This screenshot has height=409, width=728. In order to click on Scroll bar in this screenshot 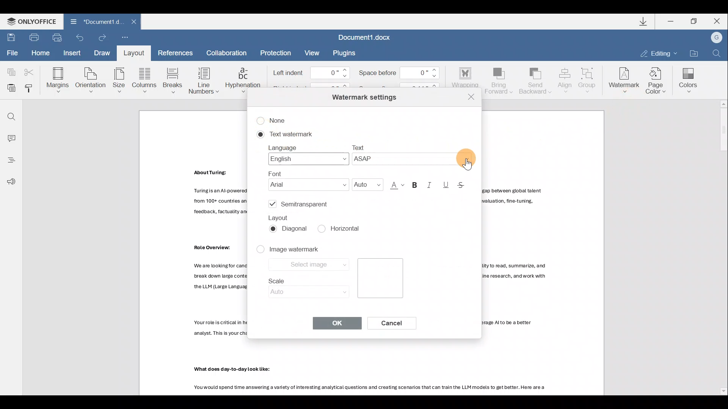, I will do `click(720, 247)`.